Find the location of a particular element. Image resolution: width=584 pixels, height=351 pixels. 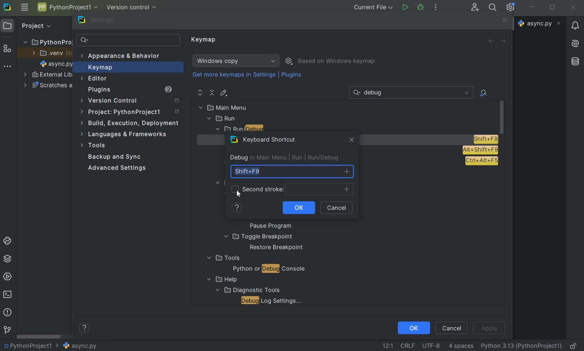

back is located at coordinates (491, 41).